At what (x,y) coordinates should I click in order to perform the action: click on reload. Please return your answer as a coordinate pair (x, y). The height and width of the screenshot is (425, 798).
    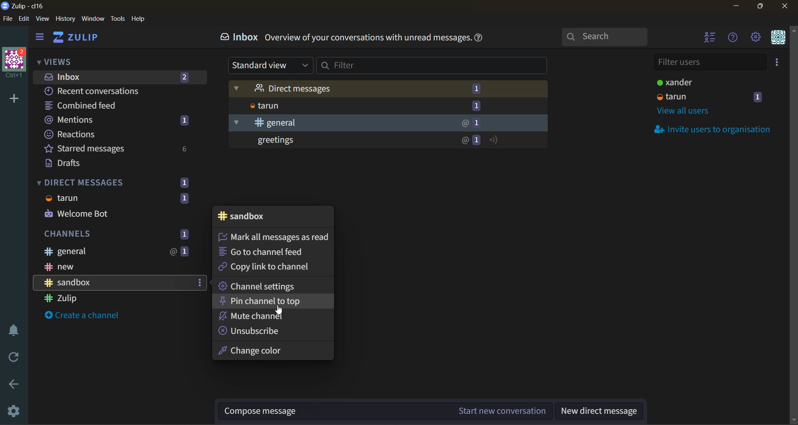
    Looking at the image, I should click on (10, 358).